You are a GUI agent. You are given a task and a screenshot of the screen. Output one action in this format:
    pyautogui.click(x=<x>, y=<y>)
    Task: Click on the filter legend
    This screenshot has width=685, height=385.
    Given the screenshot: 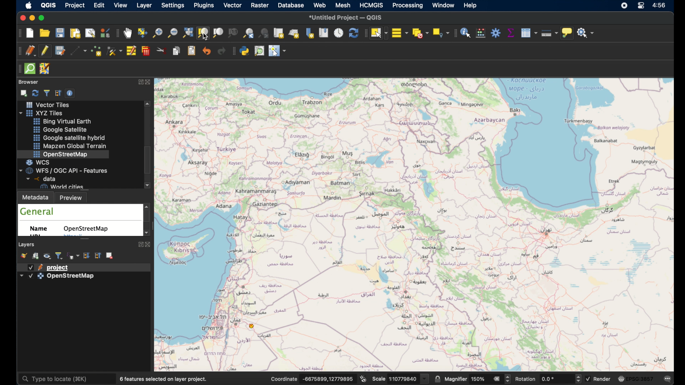 What is the action you would take?
    pyautogui.click(x=60, y=256)
    